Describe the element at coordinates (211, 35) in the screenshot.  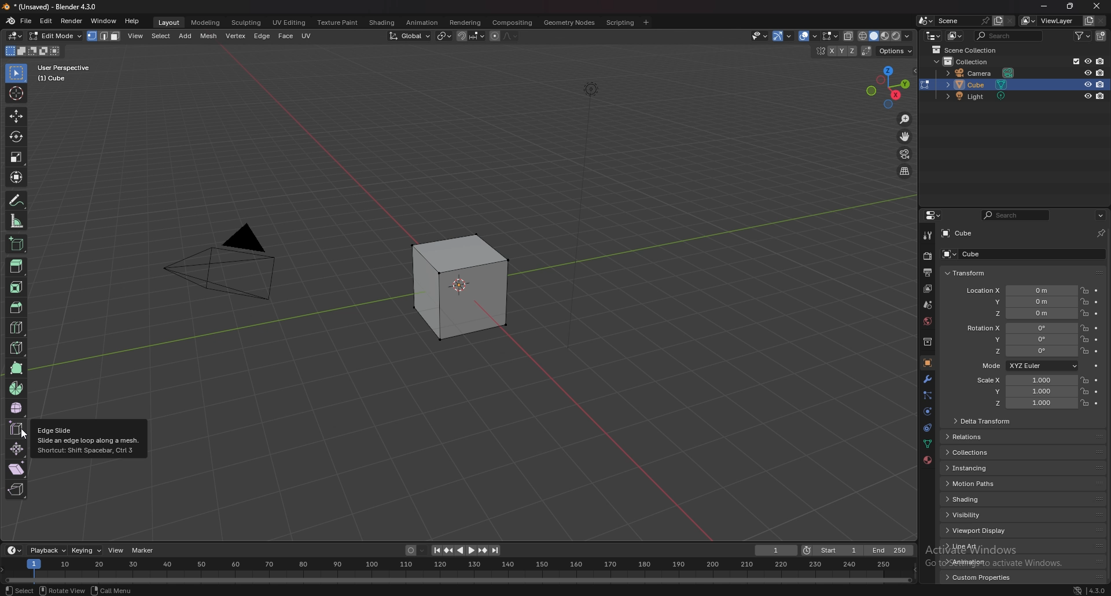
I see `Mesh` at that location.